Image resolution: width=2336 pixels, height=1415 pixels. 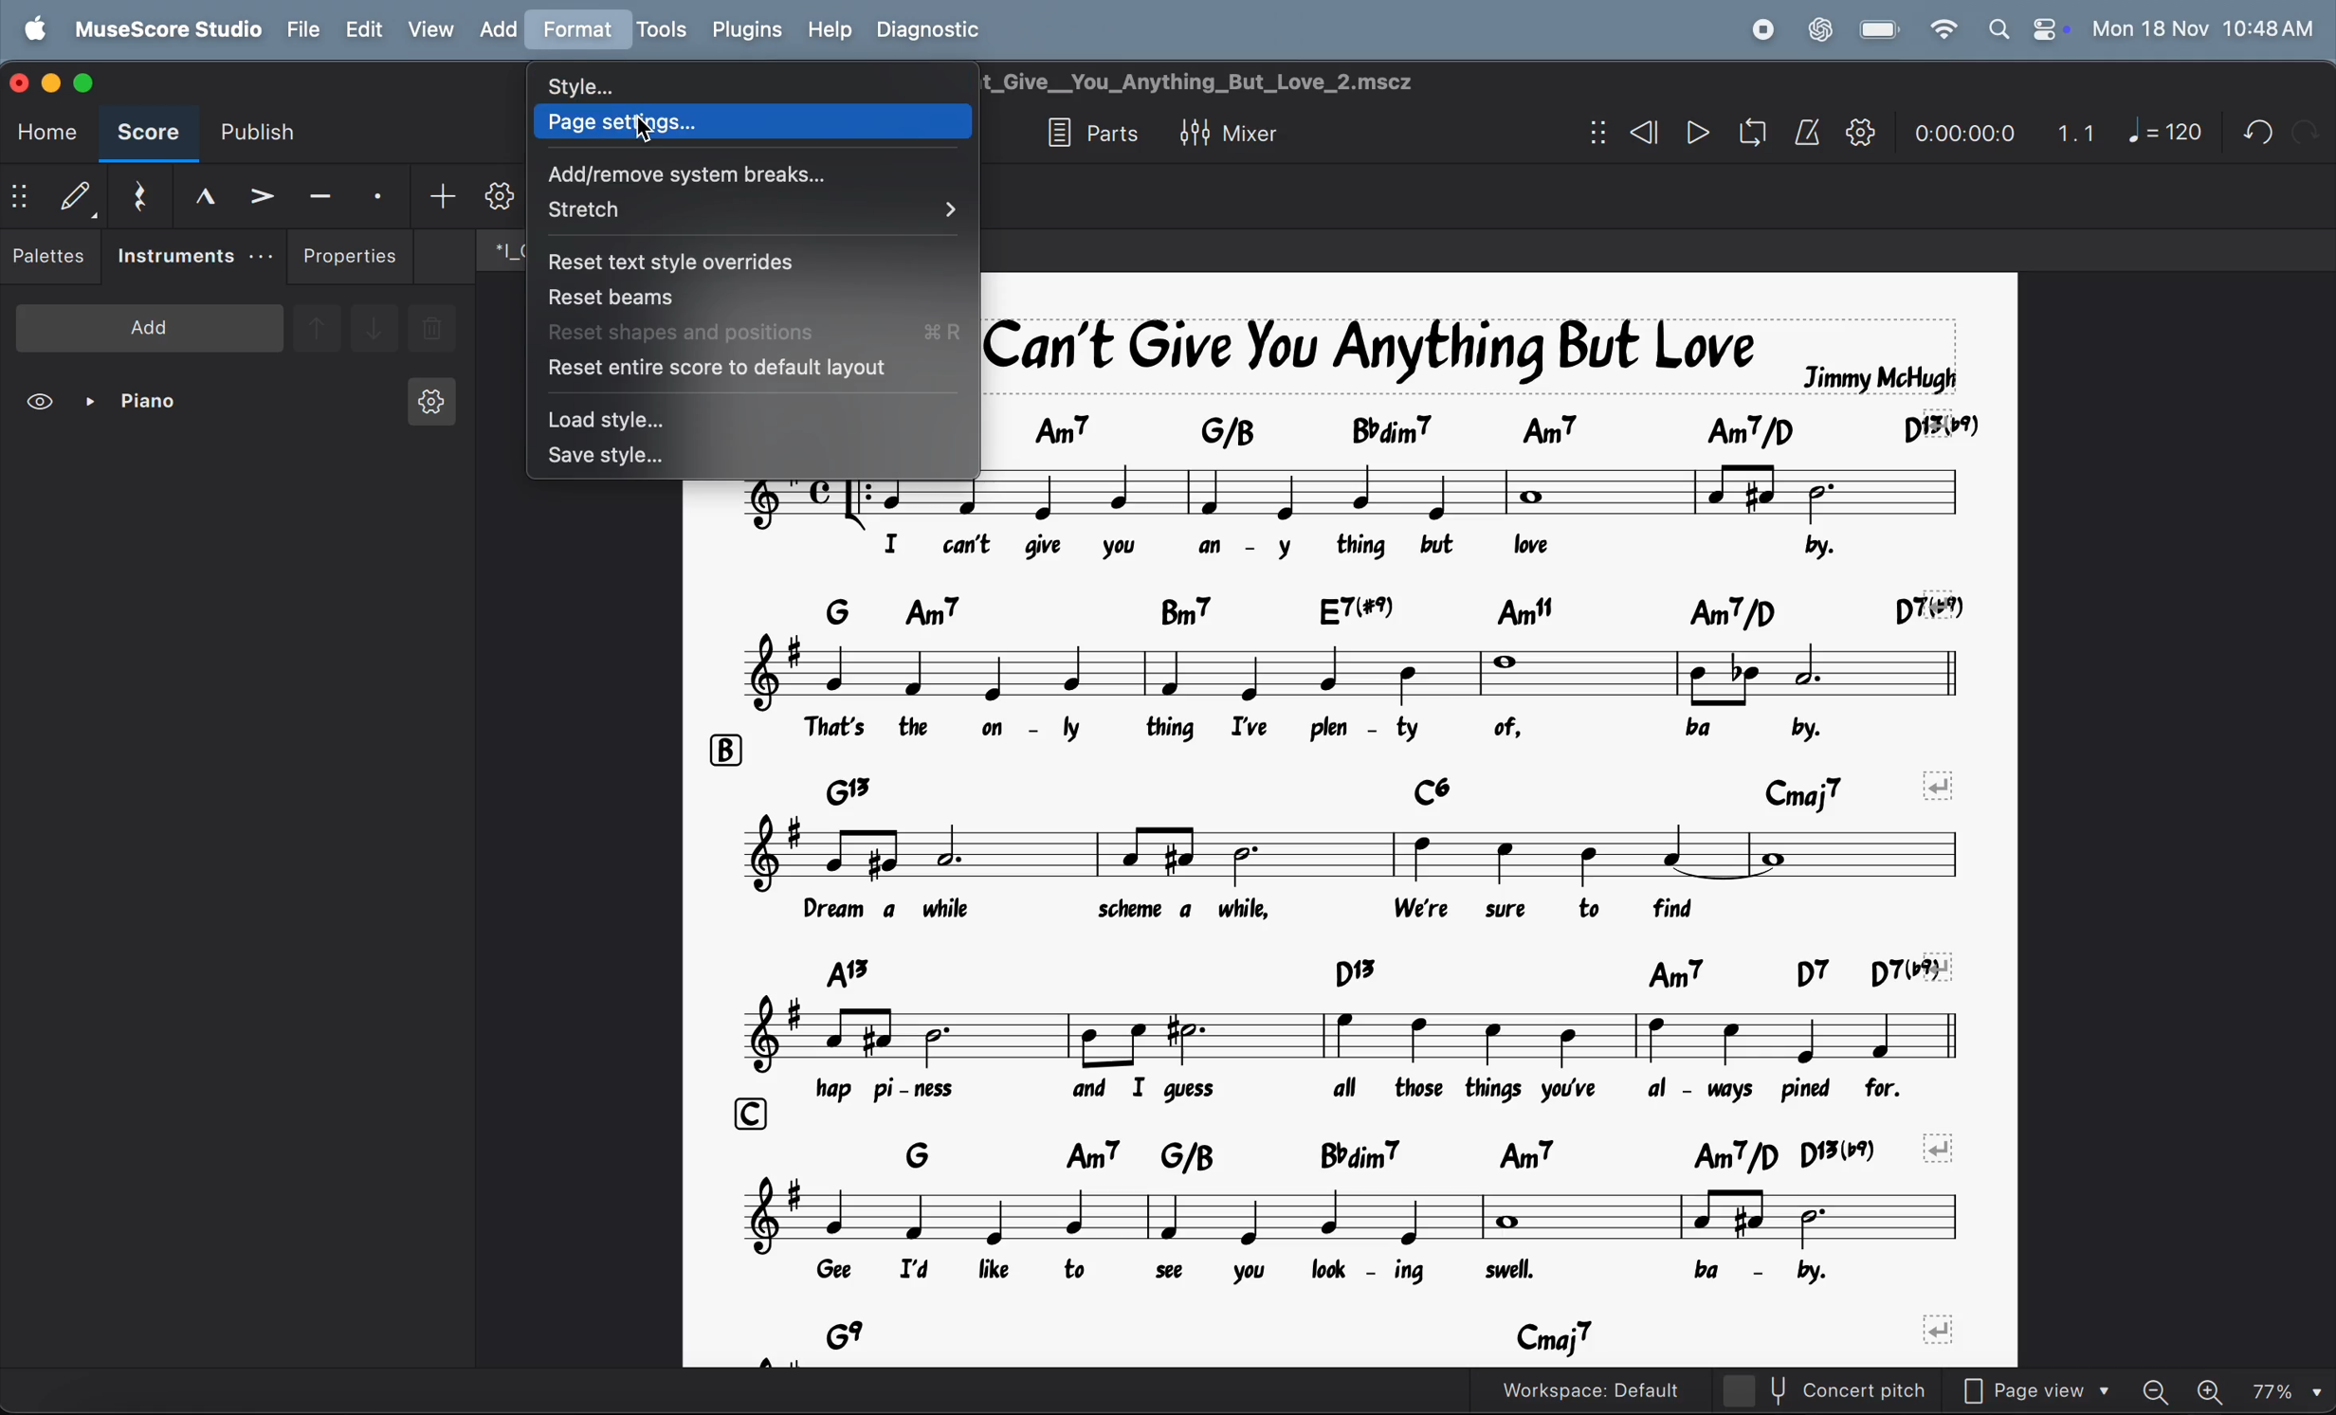 What do you see at coordinates (1086, 135) in the screenshot?
I see `parts` at bounding box center [1086, 135].